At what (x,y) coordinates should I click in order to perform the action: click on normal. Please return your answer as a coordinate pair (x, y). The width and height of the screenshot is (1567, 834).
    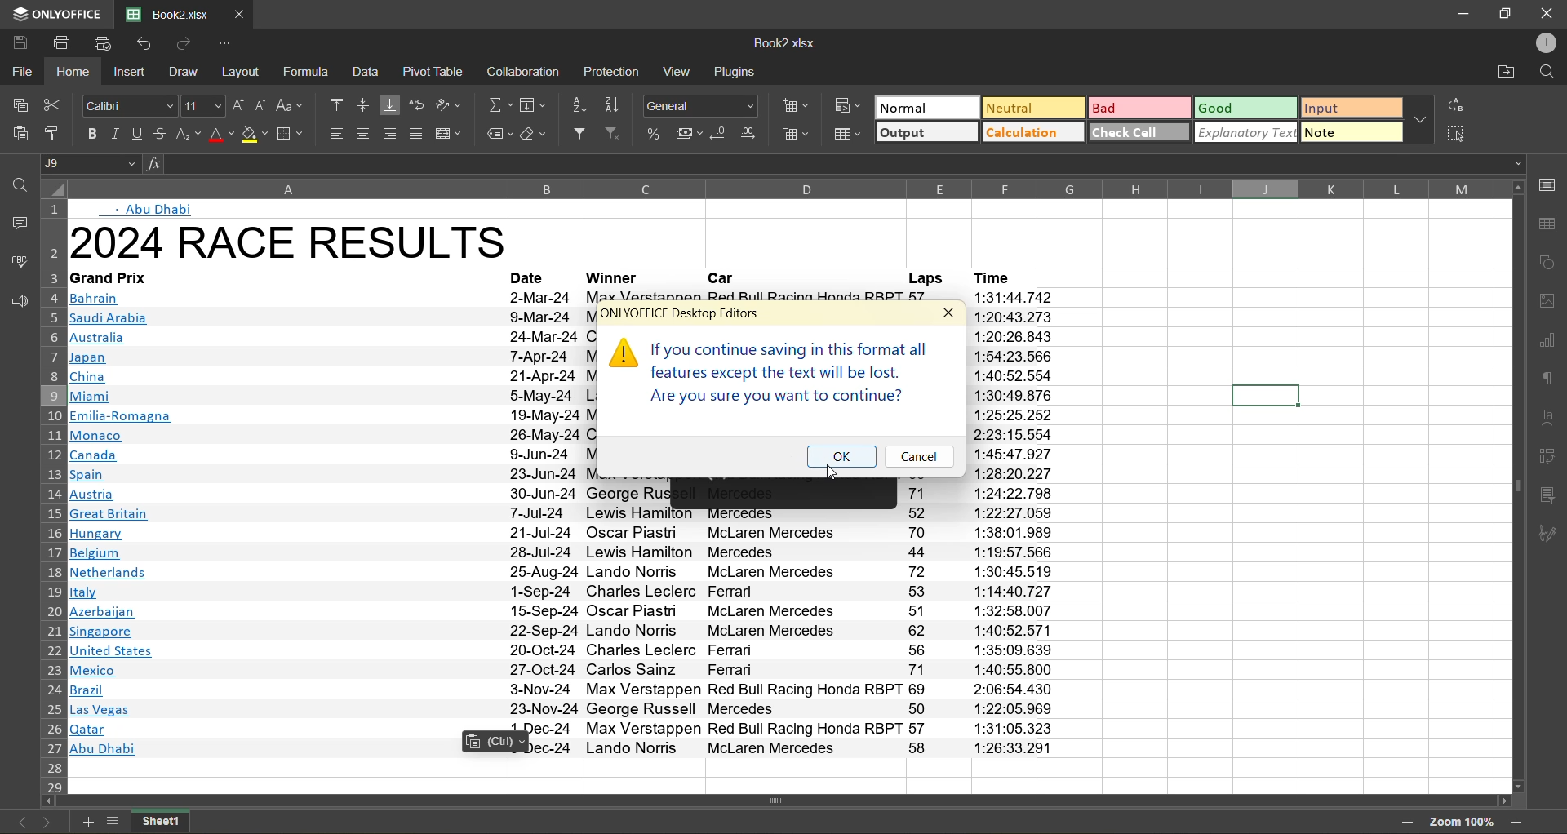
    Looking at the image, I should click on (926, 106).